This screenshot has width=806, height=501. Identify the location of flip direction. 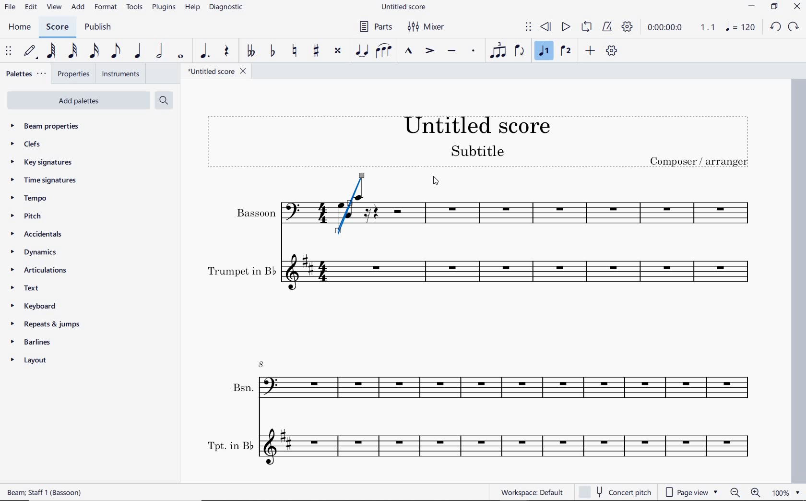
(520, 51).